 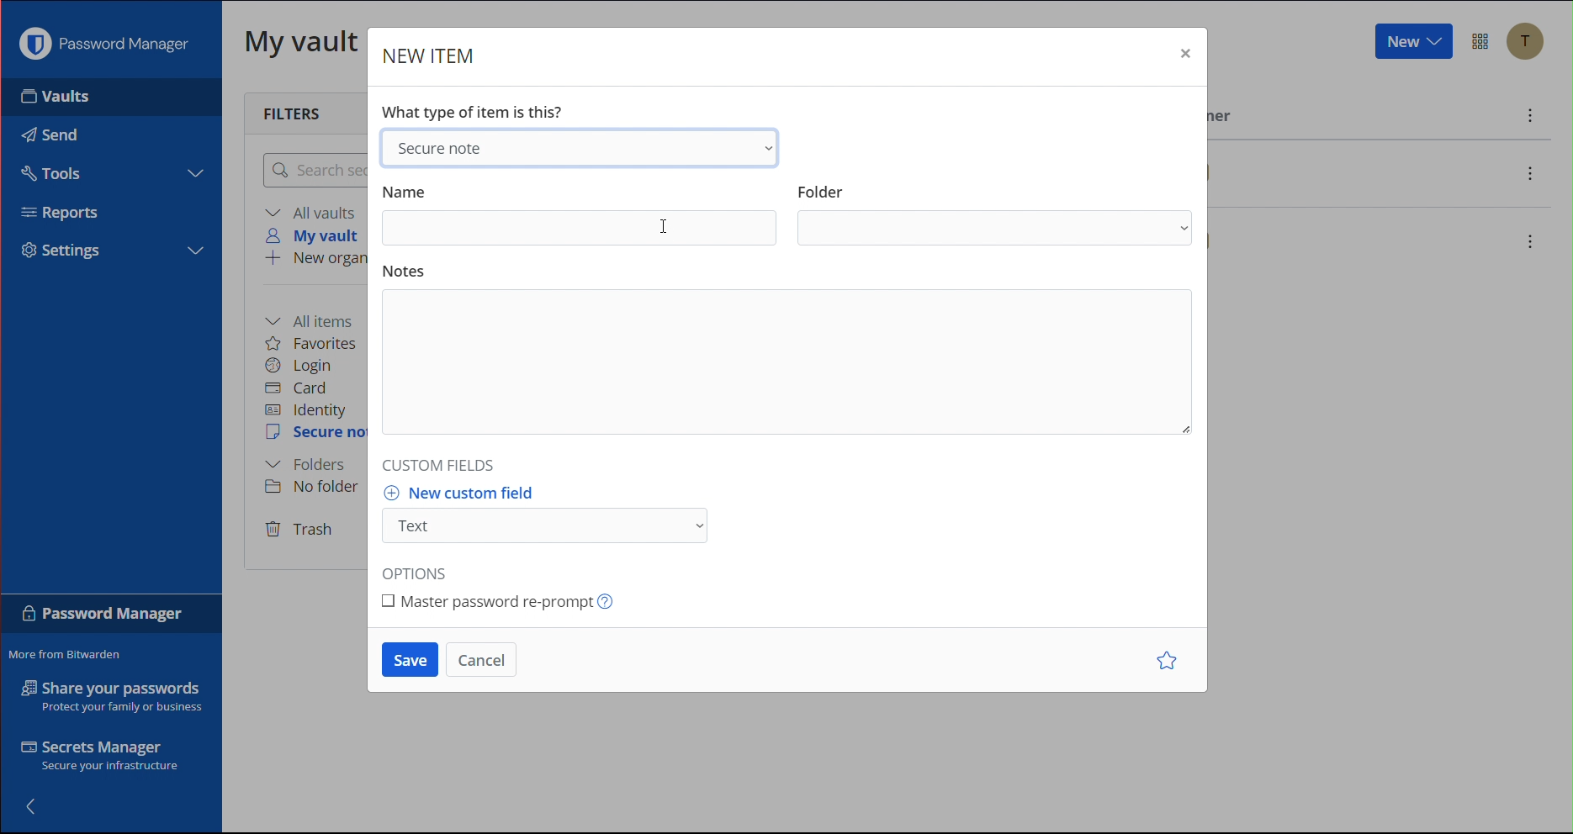 I want to click on Filters, so click(x=289, y=112).